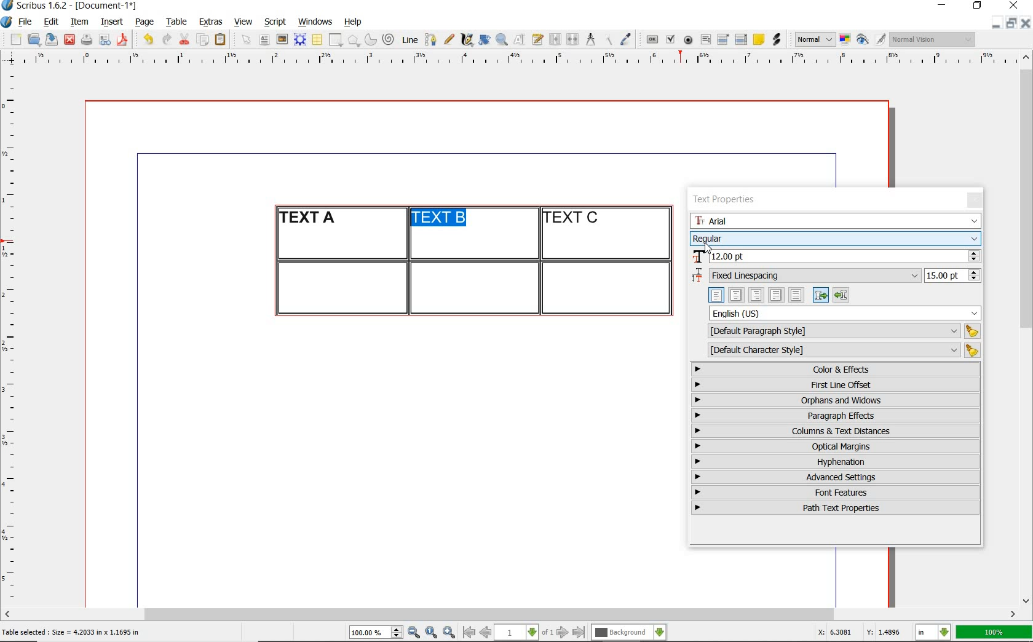  Describe the element at coordinates (723, 201) in the screenshot. I see `text properties` at that location.